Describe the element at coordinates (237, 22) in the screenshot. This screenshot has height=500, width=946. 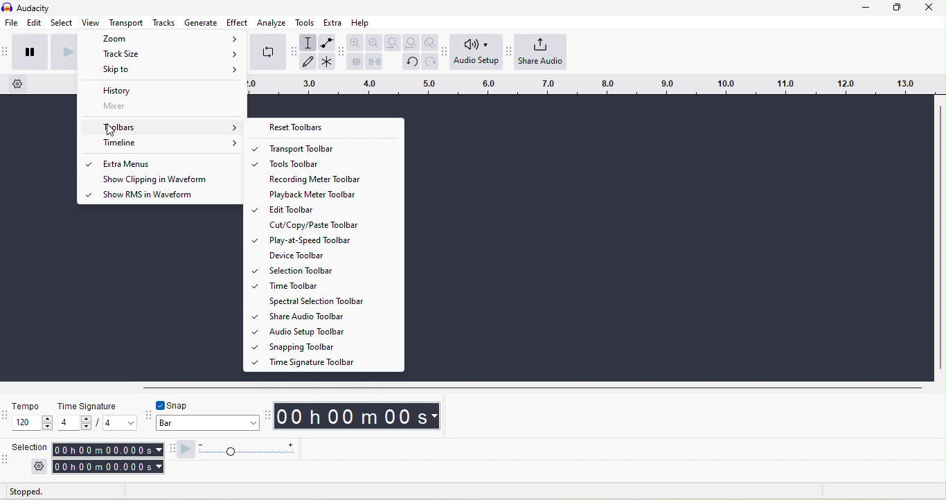
I see `effect` at that location.